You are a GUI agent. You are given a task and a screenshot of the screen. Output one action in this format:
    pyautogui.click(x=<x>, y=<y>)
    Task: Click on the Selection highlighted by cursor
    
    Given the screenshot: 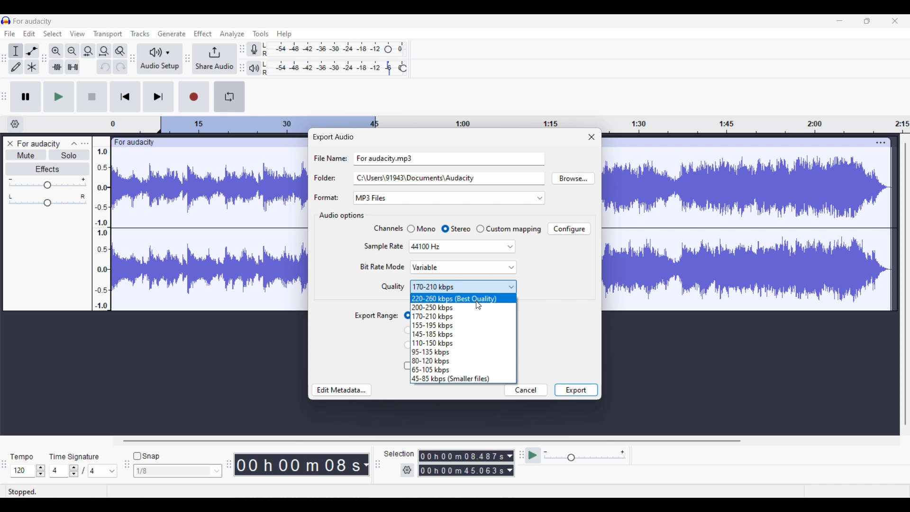 What is the action you would take?
    pyautogui.click(x=508, y=298)
    